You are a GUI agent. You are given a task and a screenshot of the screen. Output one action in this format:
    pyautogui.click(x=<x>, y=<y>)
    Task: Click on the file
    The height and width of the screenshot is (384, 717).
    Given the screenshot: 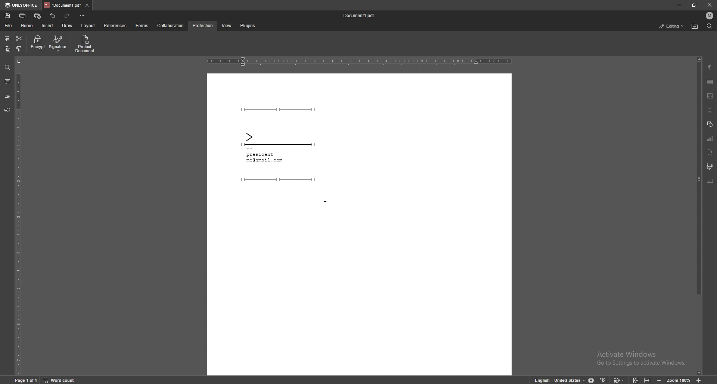 What is the action you would take?
    pyautogui.click(x=9, y=26)
    